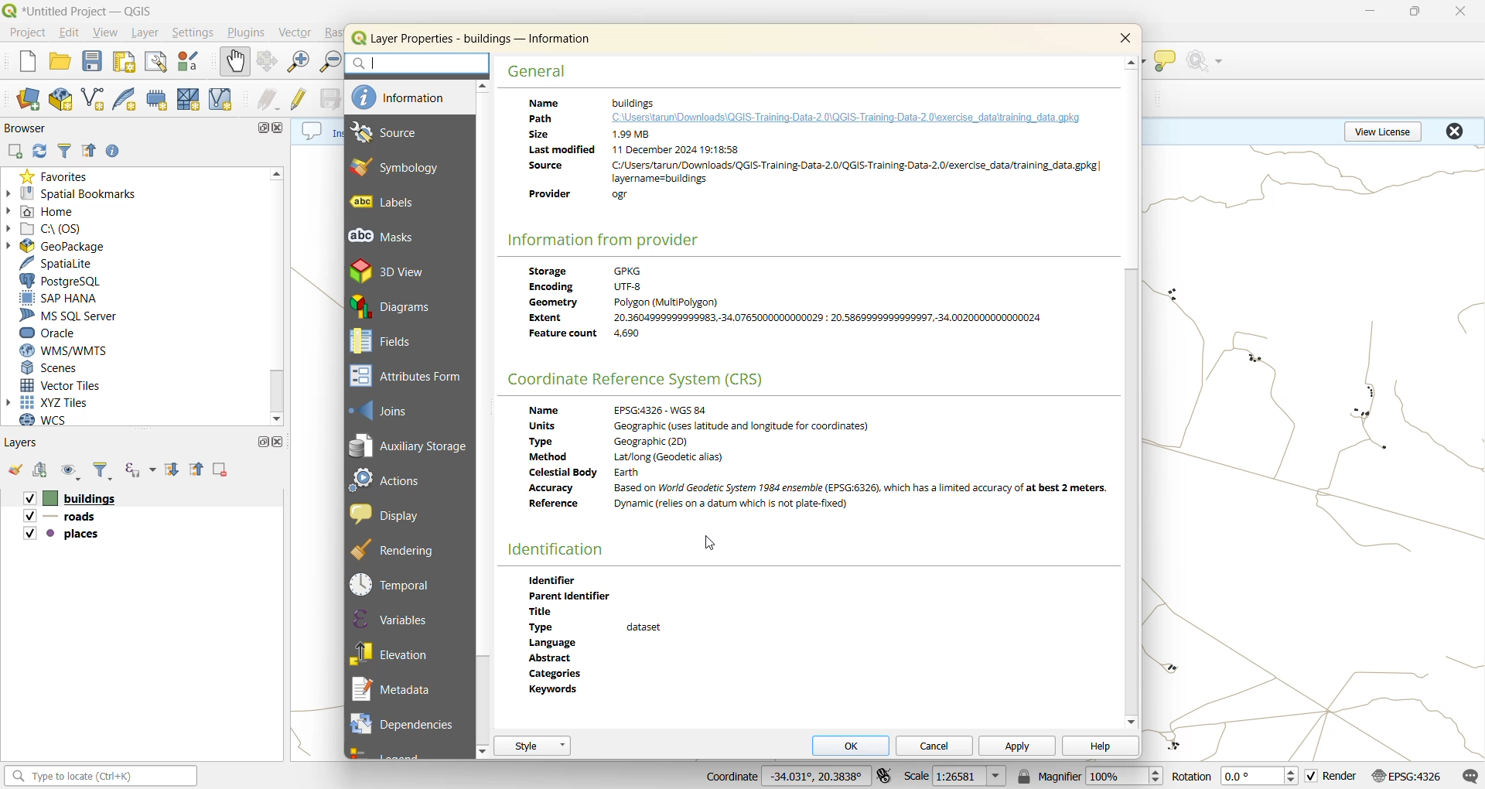  What do you see at coordinates (643, 380) in the screenshot?
I see `coordinate reference system (CRS` at bounding box center [643, 380].